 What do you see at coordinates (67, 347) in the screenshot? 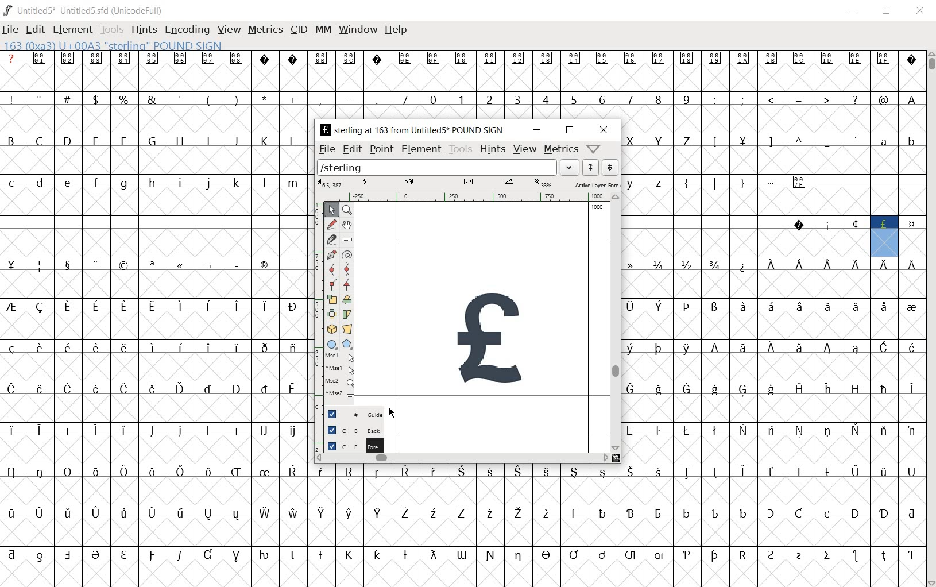
I see `Symbol` at bounding box center [67, 347].